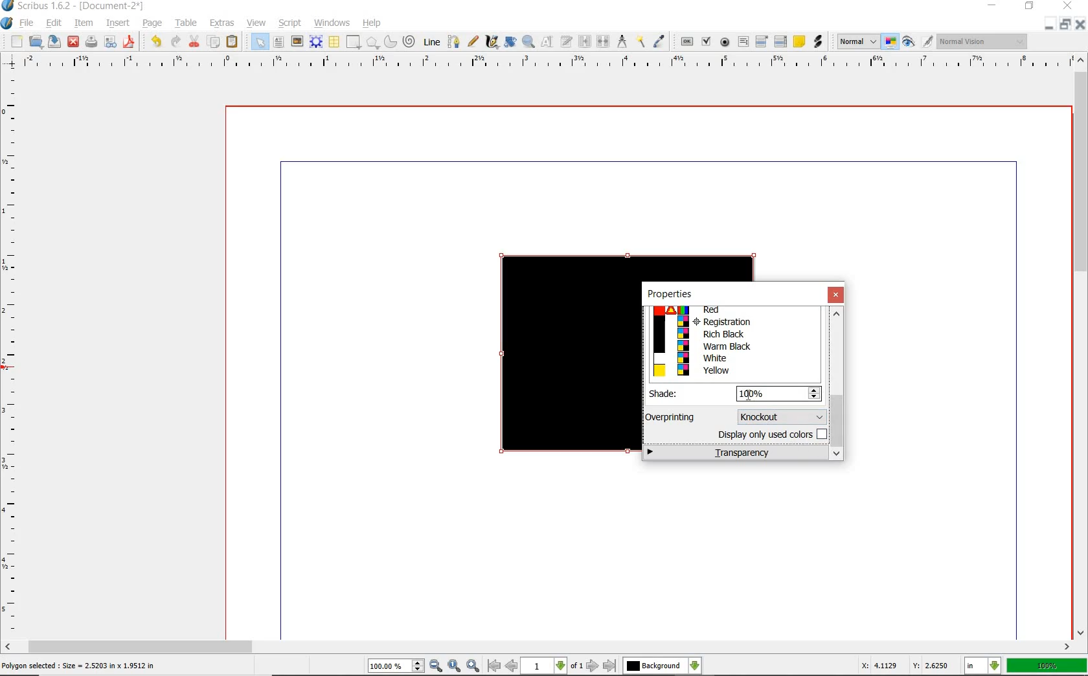 The height and width of the screenshot is (676, 1088). What do you see at coordinates (982, 42) in the screenshot?
I see `Visual appearance of the display` at bounding box center [982, 42].